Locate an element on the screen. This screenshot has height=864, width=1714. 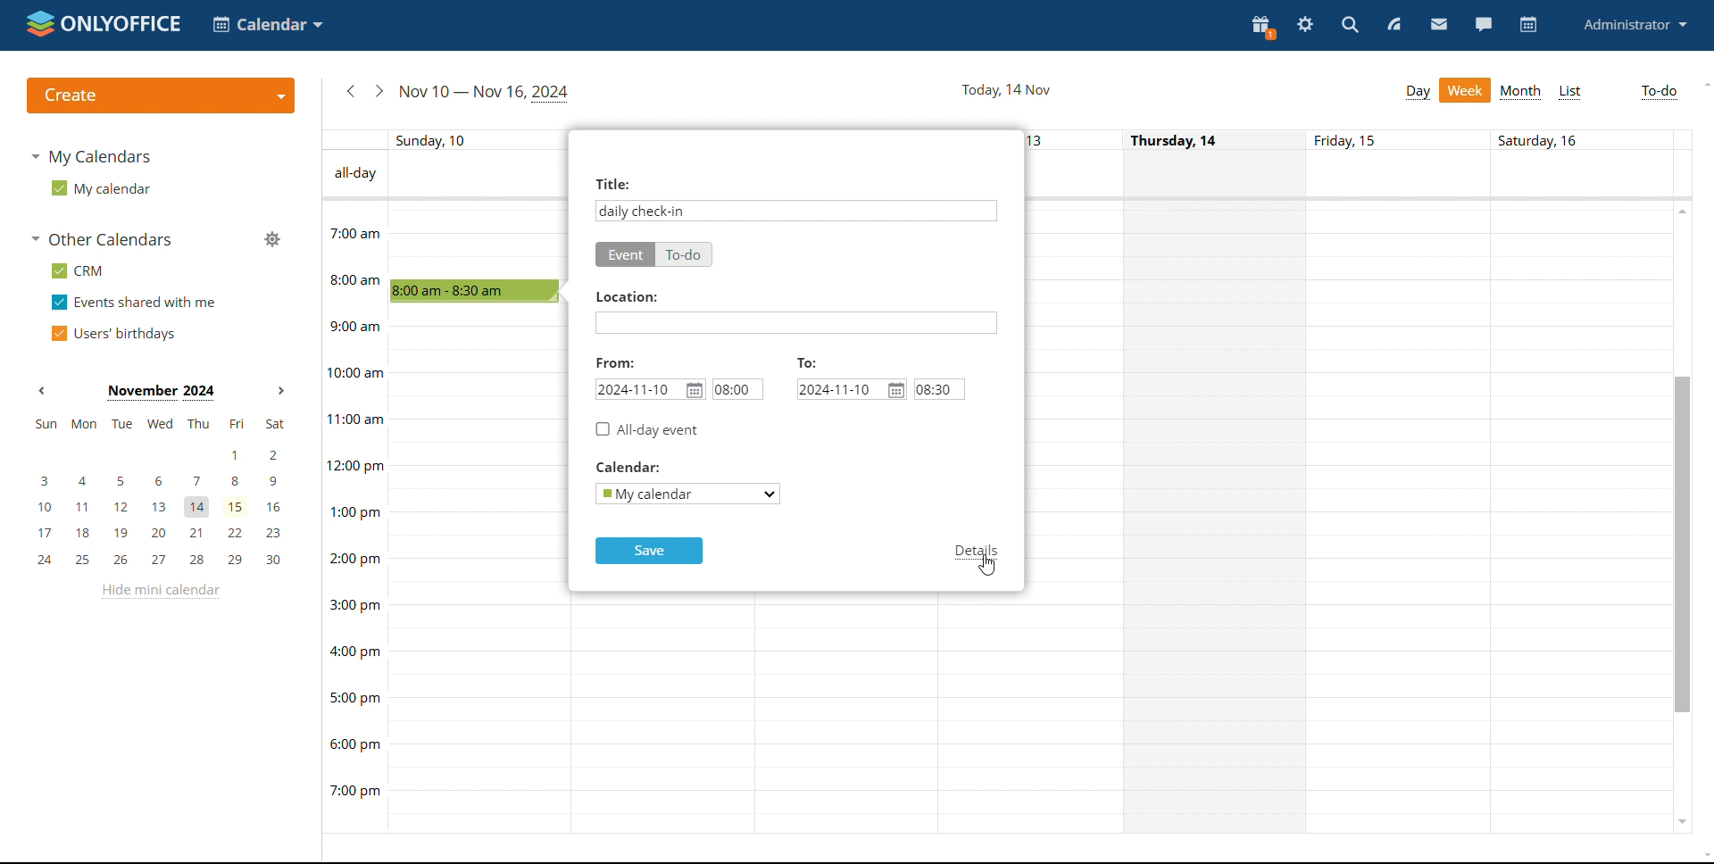
settings is located at coordinates (1306, 25).